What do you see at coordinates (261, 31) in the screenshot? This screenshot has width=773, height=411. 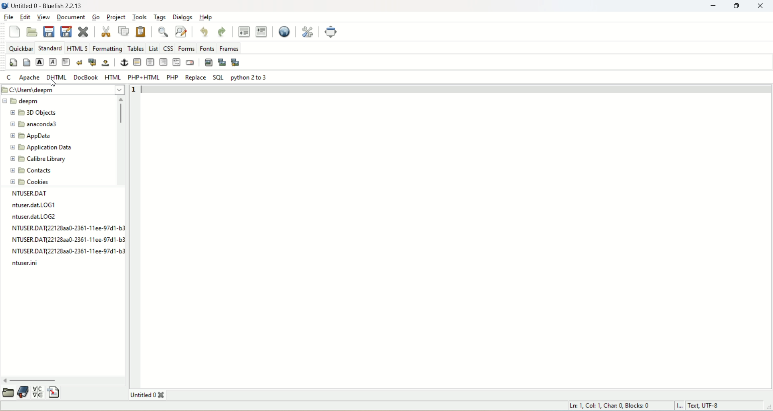 I see `indent` at bounding box center [261, 31].